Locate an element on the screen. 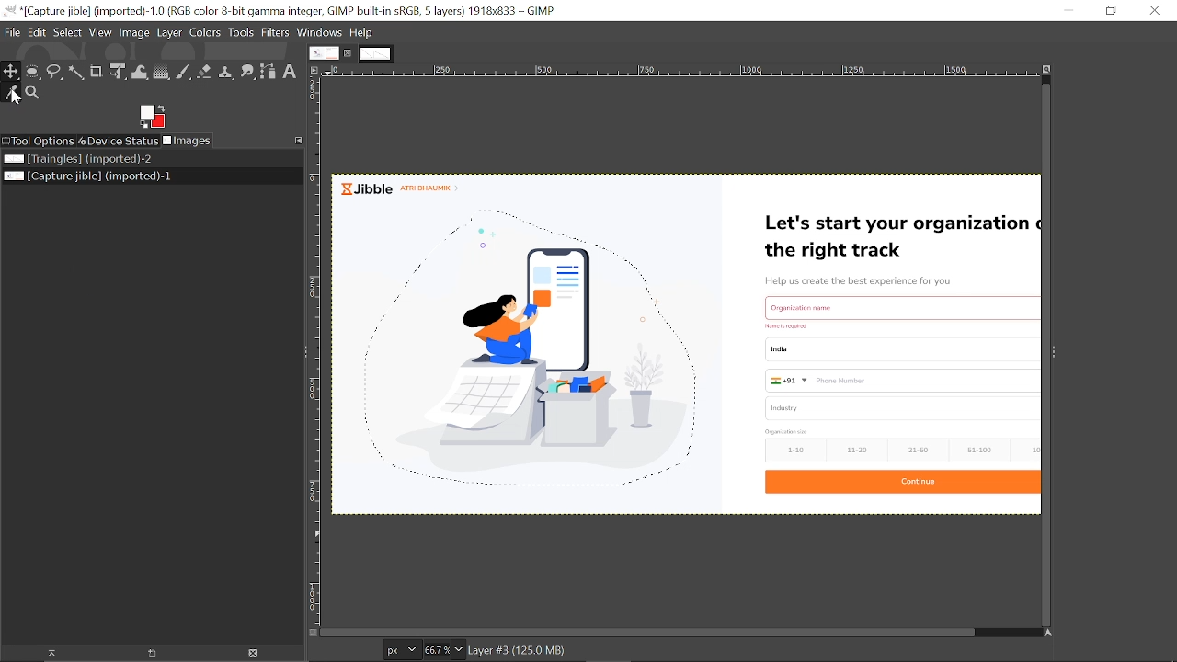  Foreground tool is located at coordinates (153, 117).